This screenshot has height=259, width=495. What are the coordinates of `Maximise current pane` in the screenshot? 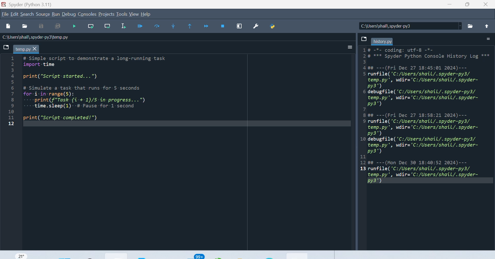 It's located at (241, 27).